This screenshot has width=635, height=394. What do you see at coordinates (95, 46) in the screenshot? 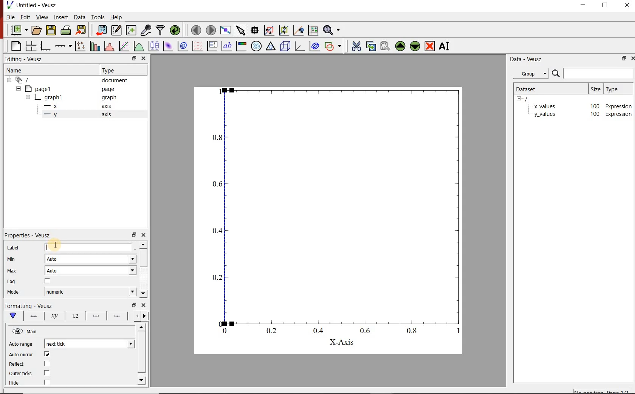
I see `plot bar charts` at bounding box center [95, 46].